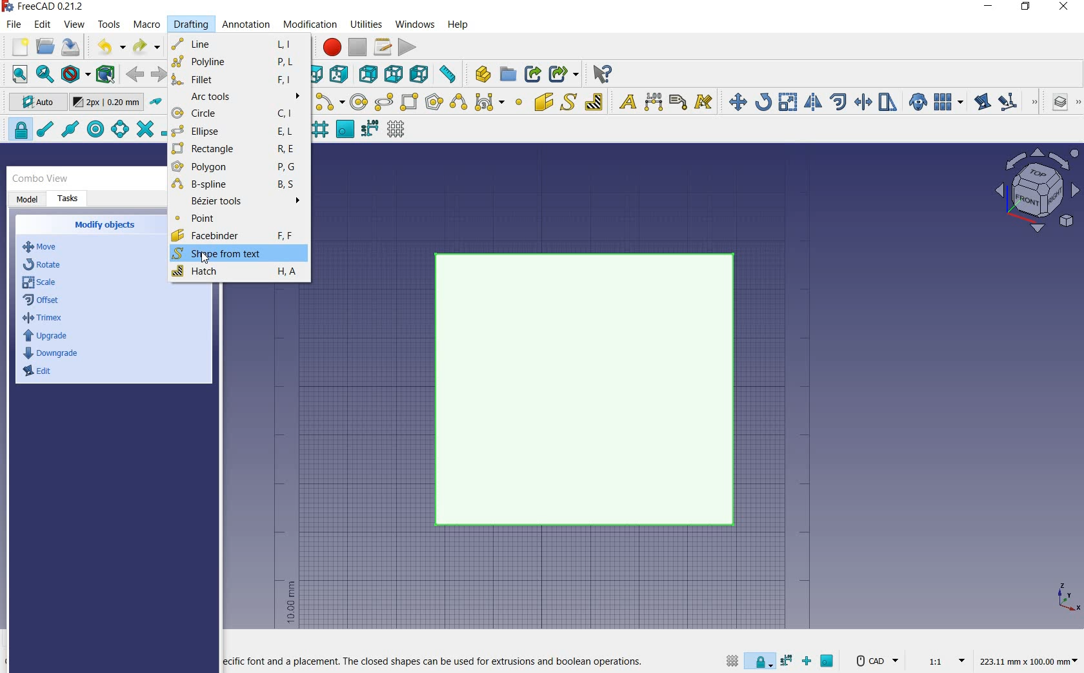 This screenshot has height=673, width=1084. I want to click on macro, so click(148, 26).